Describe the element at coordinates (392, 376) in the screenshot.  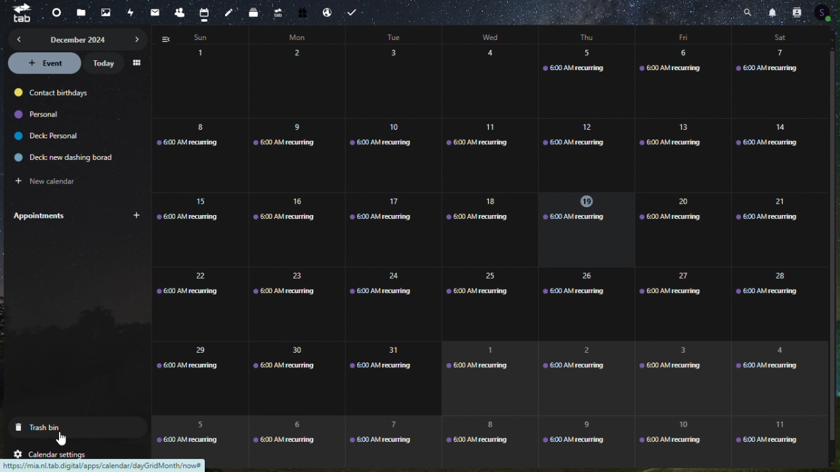
I see `31` at that location.